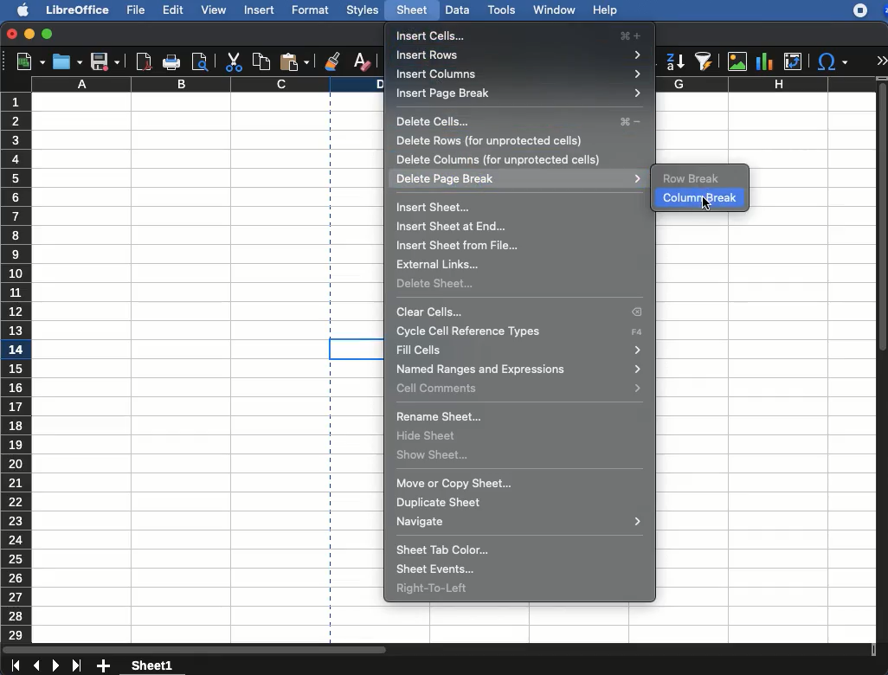 The width and height of the screenshot is (888, 675). I want to click on view, so click(211, 12).